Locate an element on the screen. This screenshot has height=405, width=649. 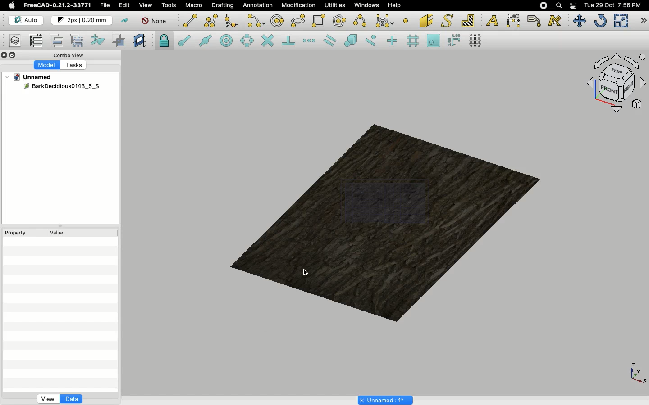
Snap dimensions is located at coordinates (454, 40).